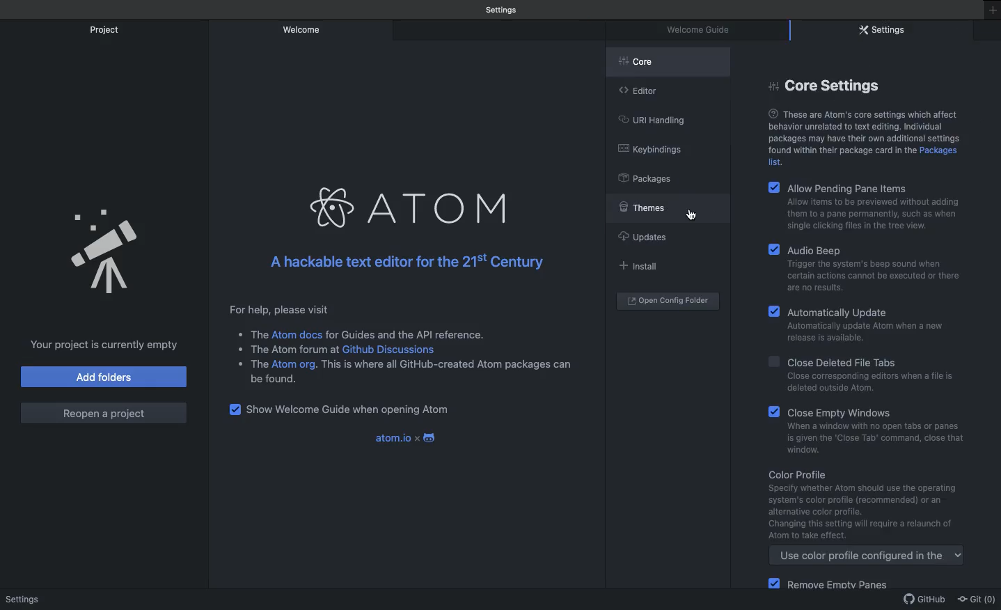  I want to click on Specify whether Atom should use the operating
system's color profile (recommended) or an
alternative color profile.

Changing this setting will require a relaunch of
IL ll ET,, so click(866, 513).